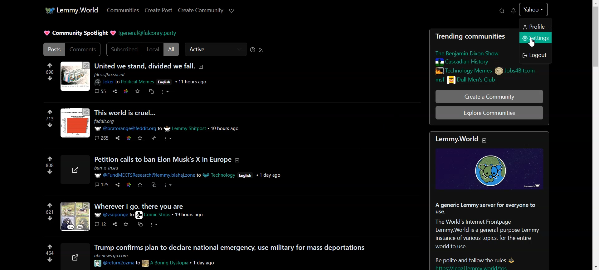 The image size is (599, 270). Describe the element at coordinates (140, 227) in the screenshot. I see `copy` at that location.